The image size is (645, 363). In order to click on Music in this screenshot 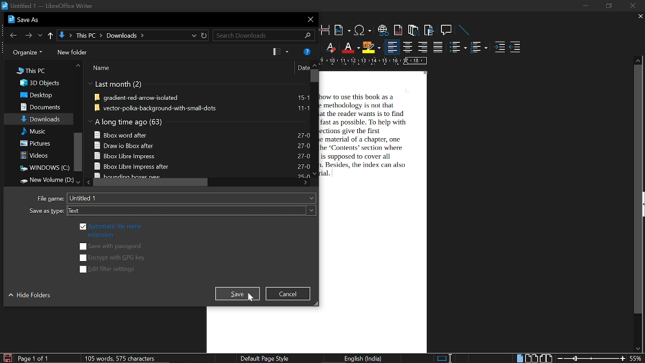, I will do `click(34, 132)`.